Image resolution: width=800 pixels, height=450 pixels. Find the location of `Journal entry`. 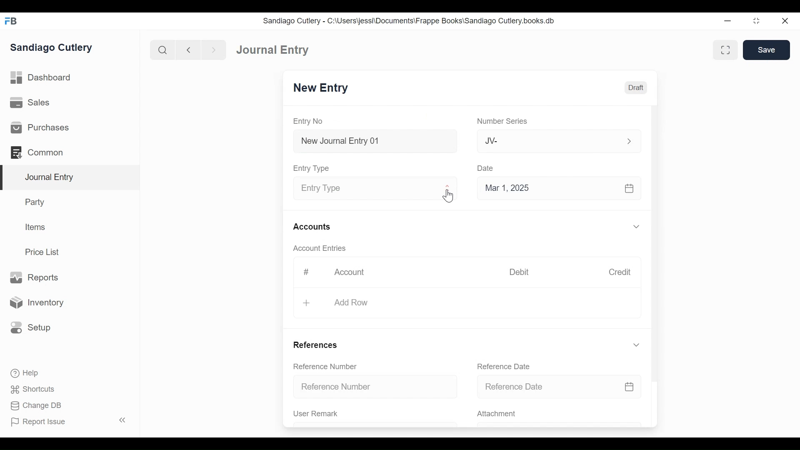

Journal entry is located at coordinates (270, 49).